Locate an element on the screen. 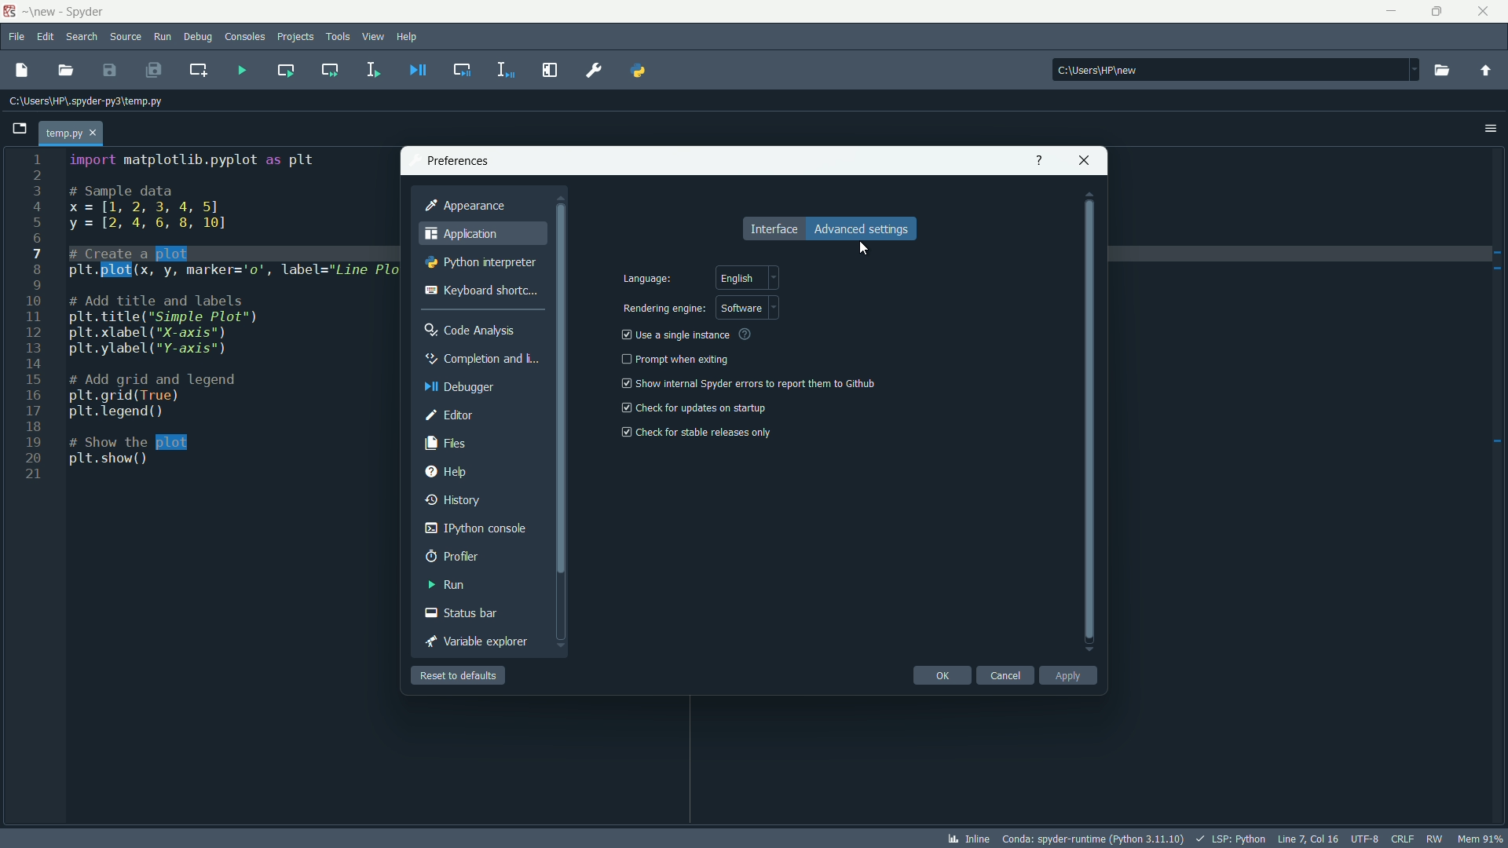 The width and height of the screenshot is (1508, 848). software dropdown is located at coordinates (749, 306).